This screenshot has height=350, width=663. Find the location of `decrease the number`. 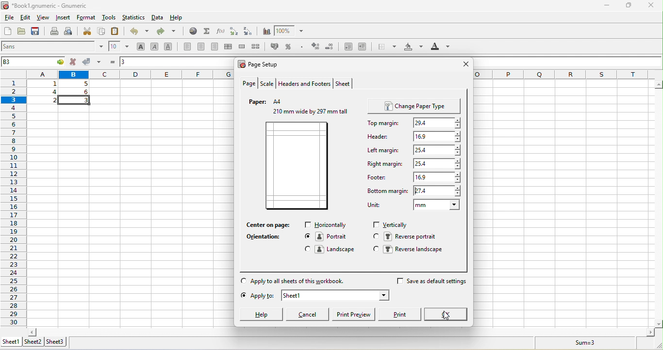

decrease the number is located at coordinates (331, 48).